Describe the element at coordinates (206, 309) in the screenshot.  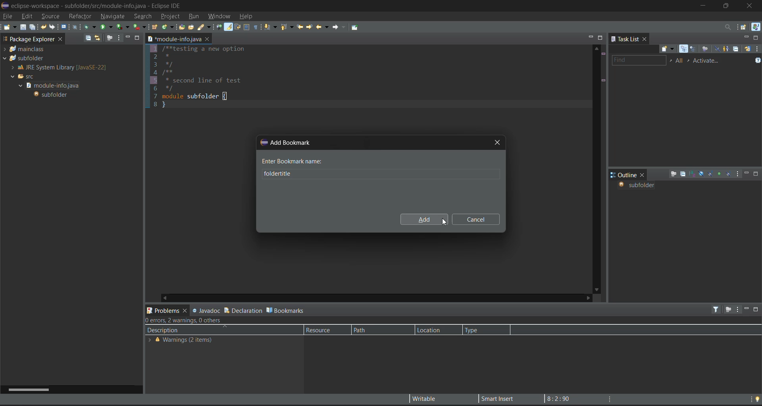
I see `javadoc` at that location.